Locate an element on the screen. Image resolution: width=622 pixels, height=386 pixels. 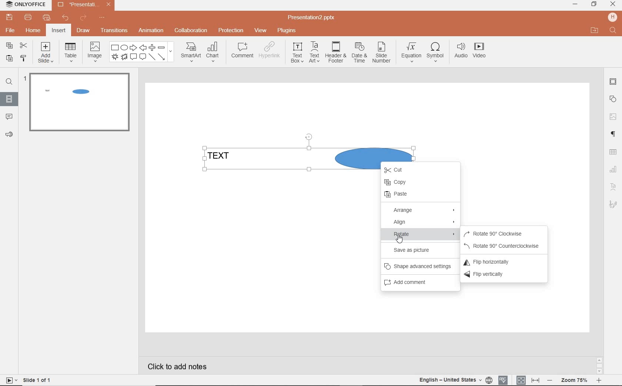
hyperlink is located at coordinates (270, 51).